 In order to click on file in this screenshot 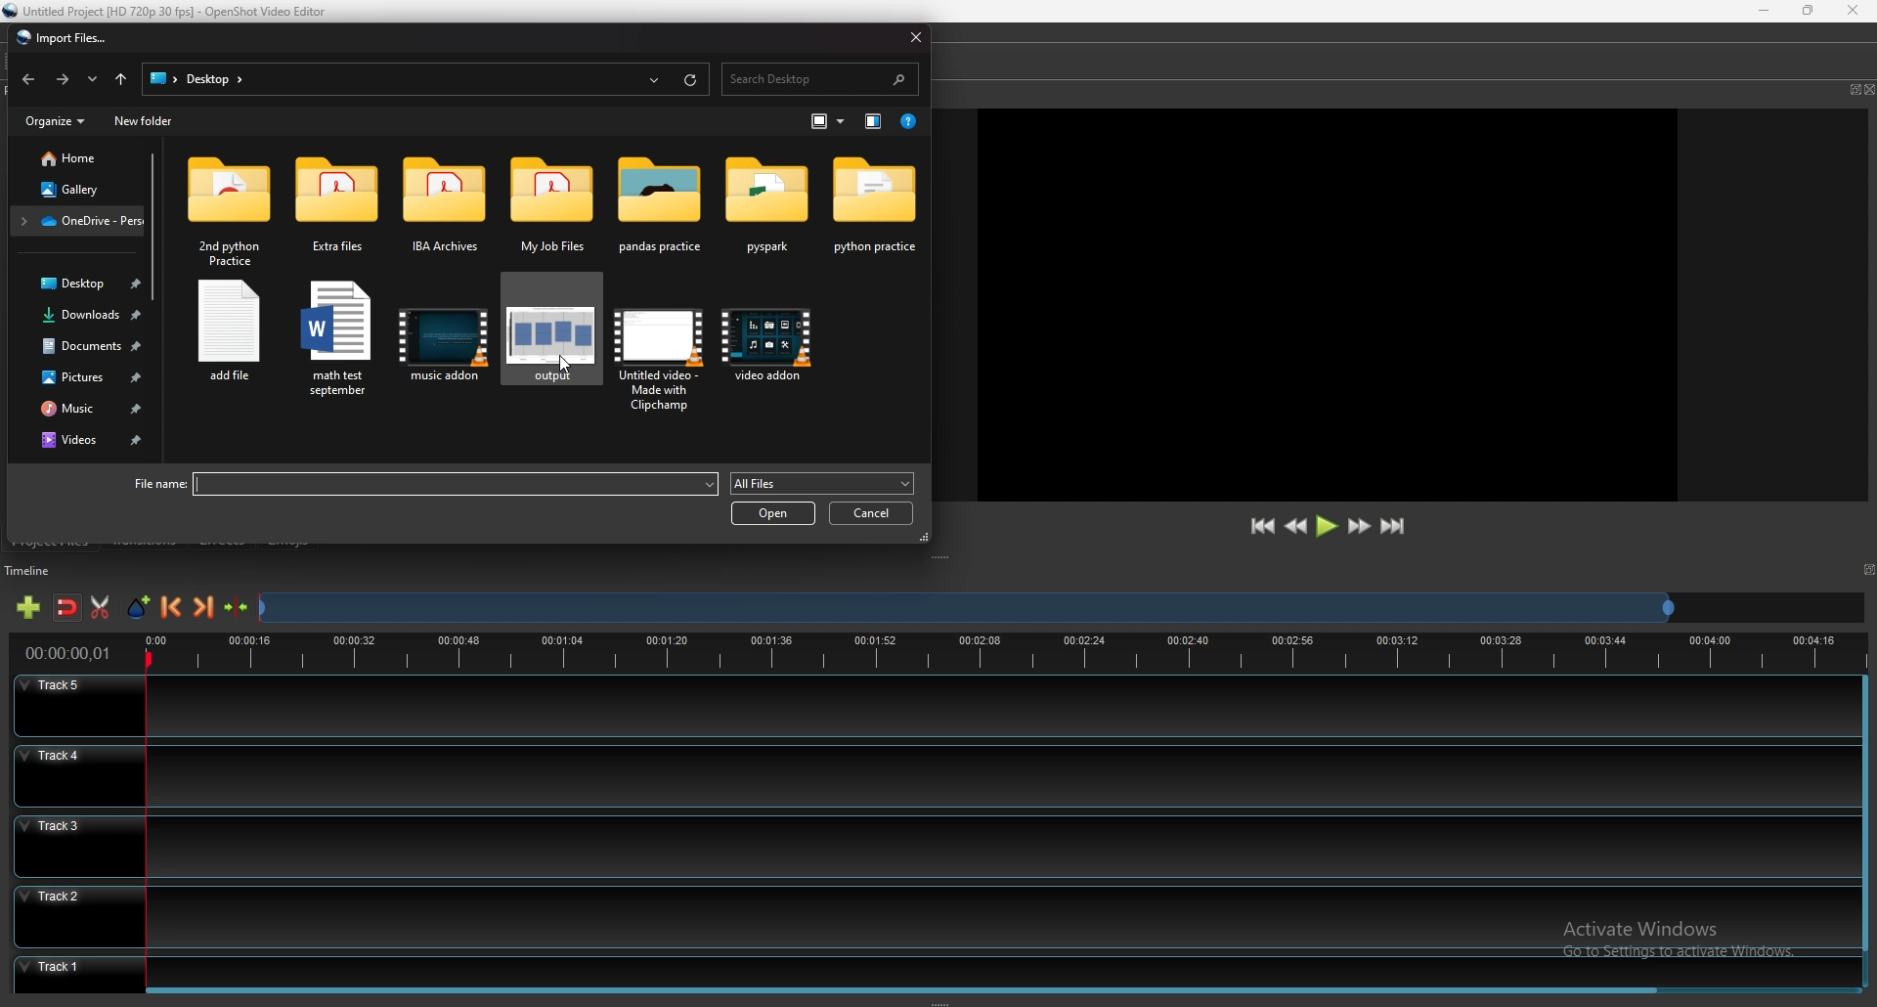, I will do `click(768, 352)`.